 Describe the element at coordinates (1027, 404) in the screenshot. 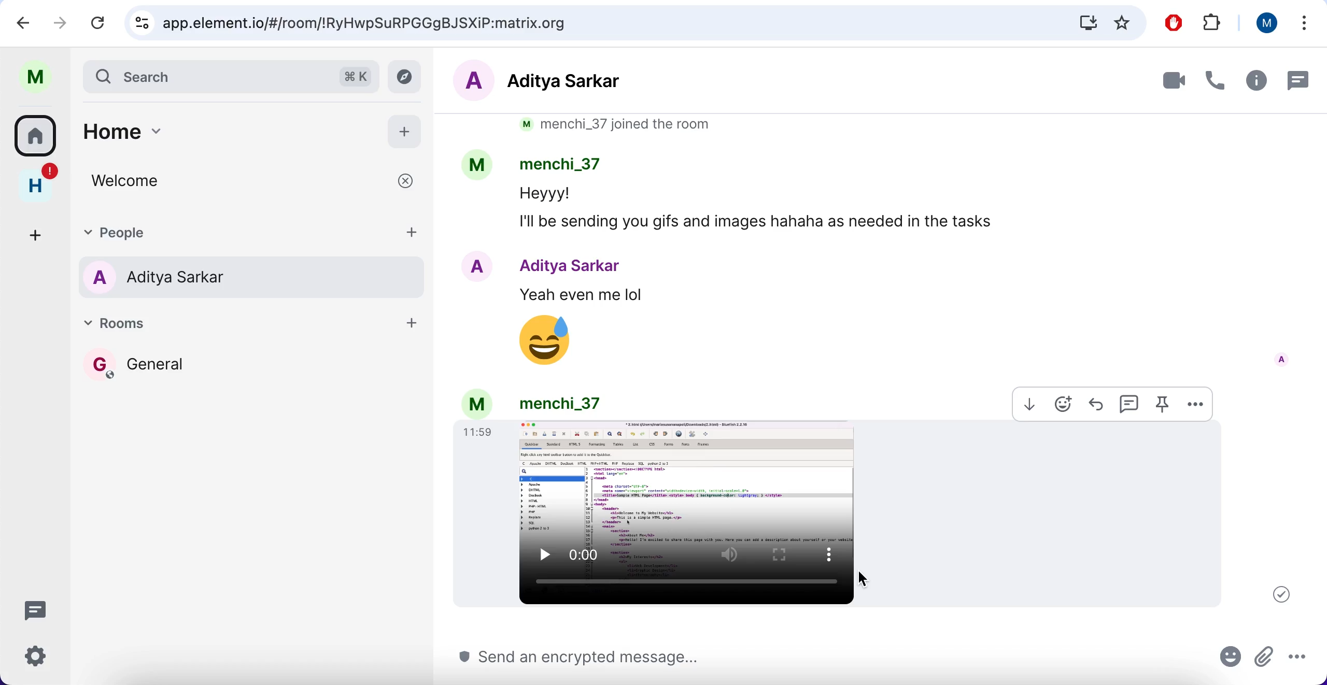

I see `download` at that location.